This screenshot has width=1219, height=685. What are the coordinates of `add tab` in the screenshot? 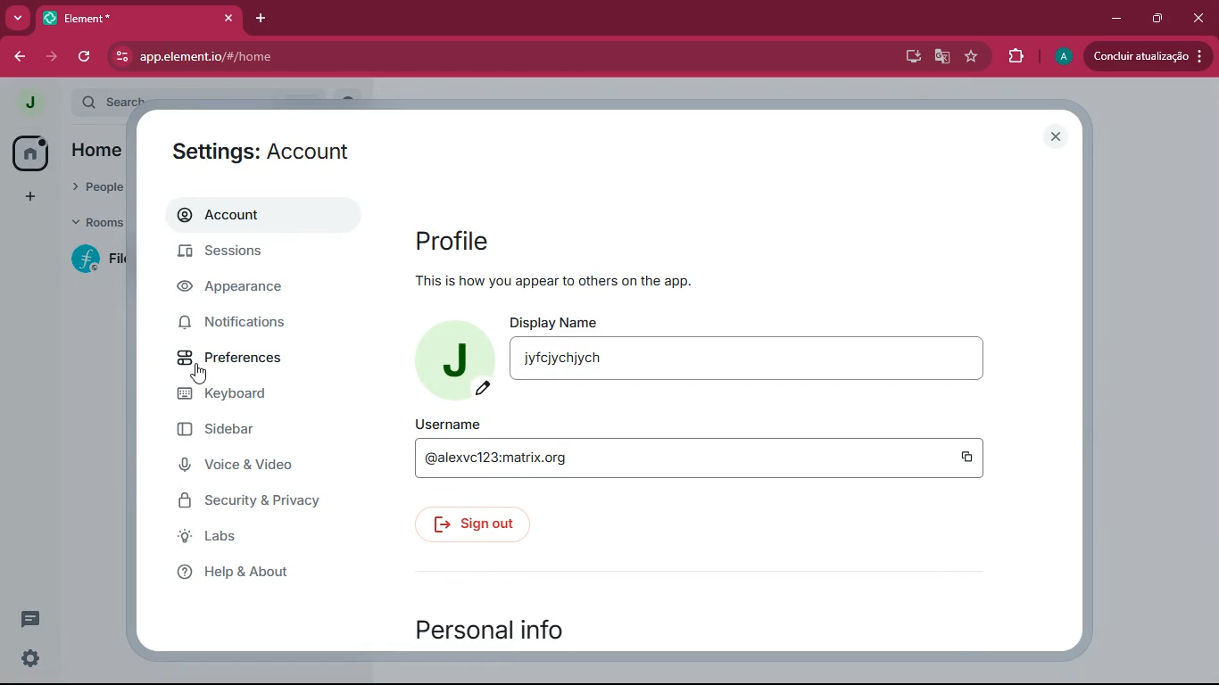 It's located at (258, 19).